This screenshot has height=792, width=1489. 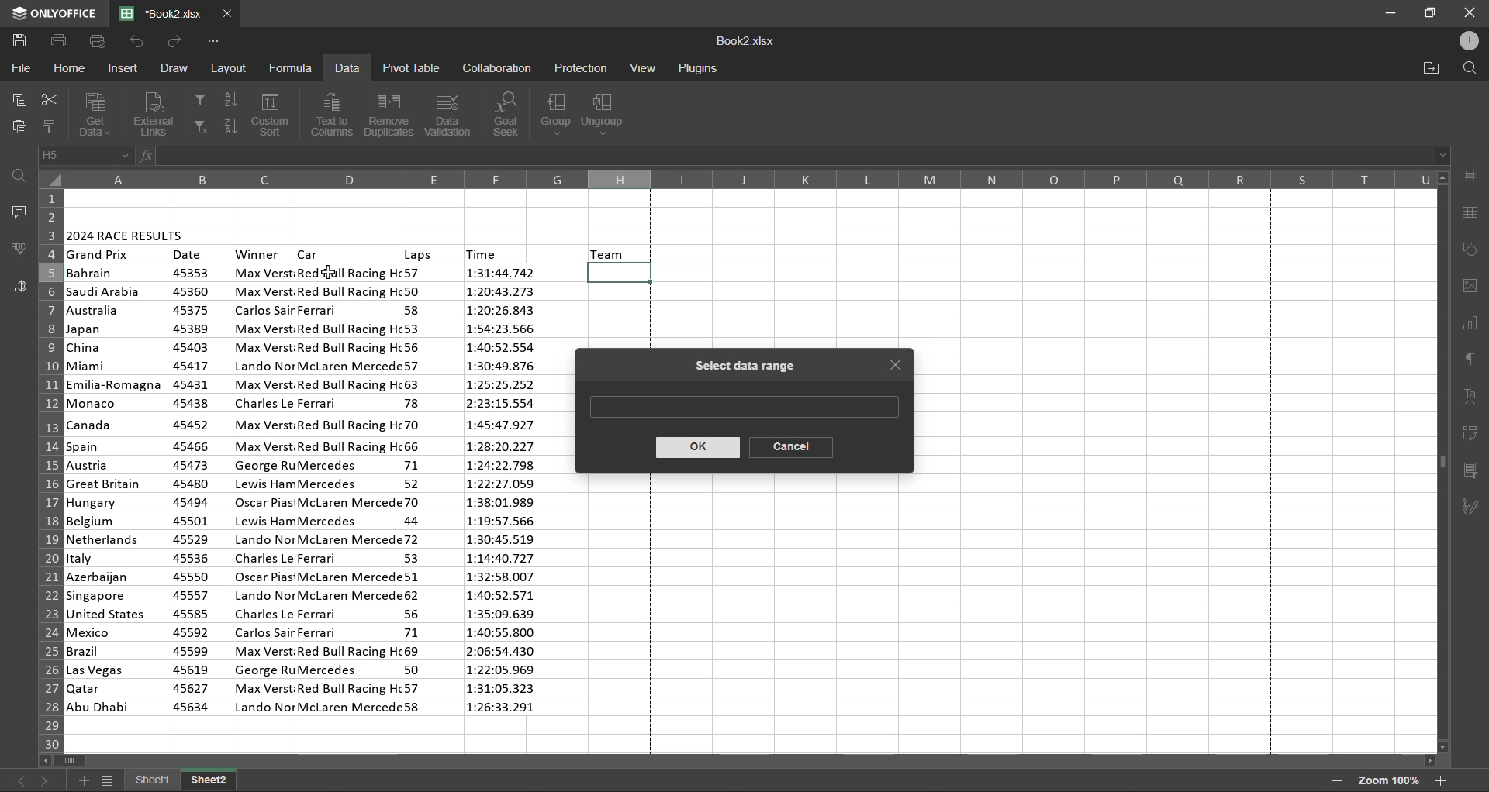 I want to click on filename, so click(x=745, y=43).